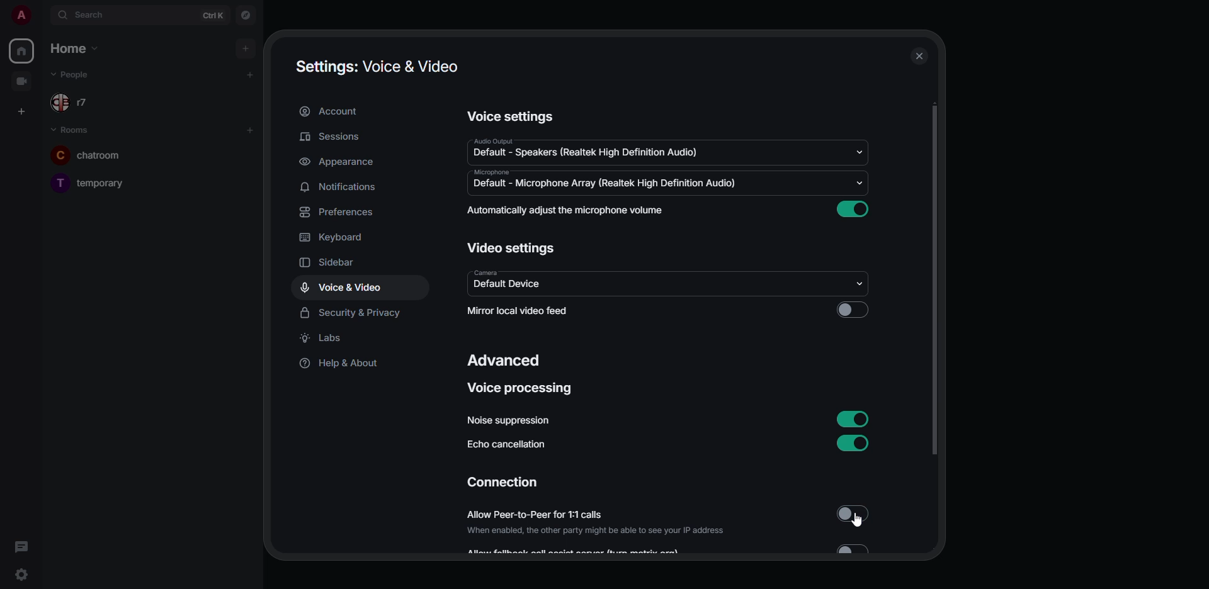 Image resolution: width=1209 pixels, height=589 pixels. Describe the element at coordinates (379, 65) in the screenshot. I see `settings voice & video` at that location.